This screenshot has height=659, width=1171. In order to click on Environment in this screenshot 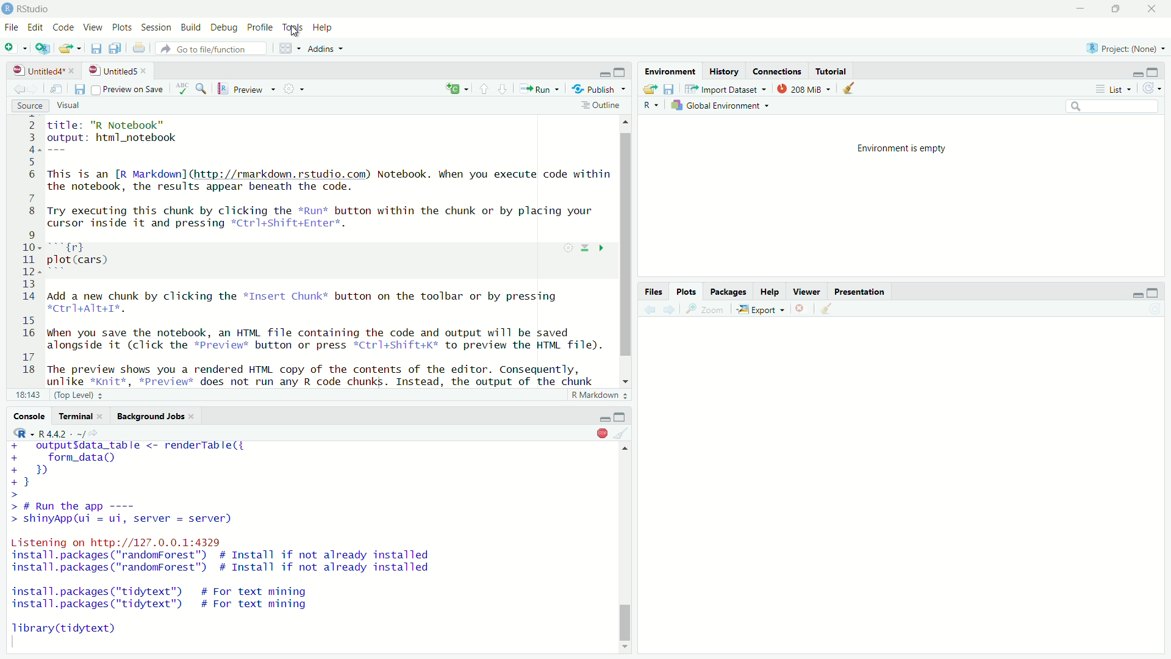, I will do `click(668, 71)`.